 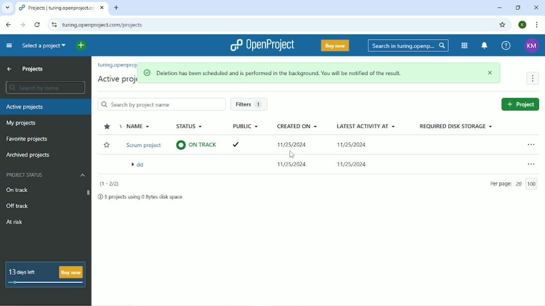 What do you see at coordinates (506, 46) in the screenshot?
I see `Help` at bounding box center [506, 46].